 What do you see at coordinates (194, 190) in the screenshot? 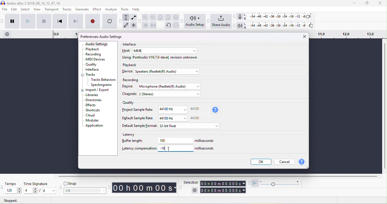
I see `selection settings` at bounding box center [194, 190].